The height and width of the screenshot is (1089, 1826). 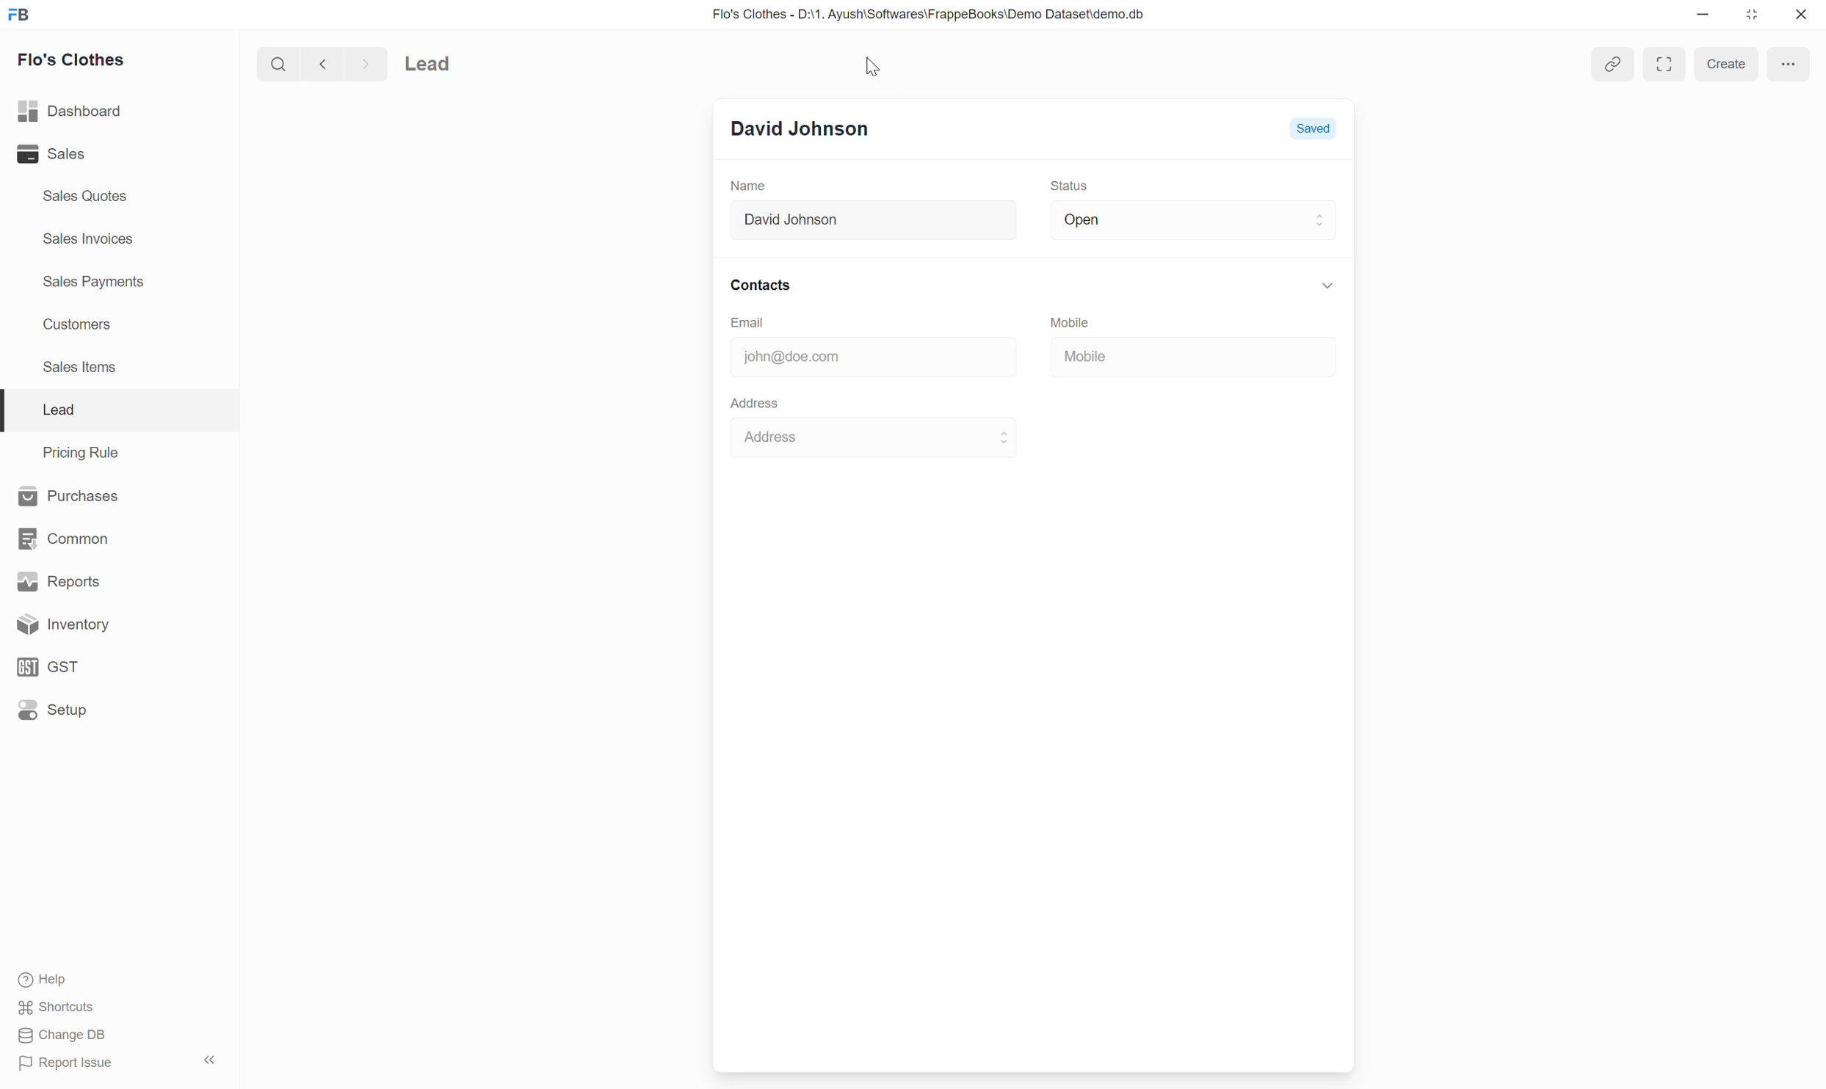 What do you see at coordinates (756, 323) in the screenshot?
I see `Email` at bounding box center [756, 323].